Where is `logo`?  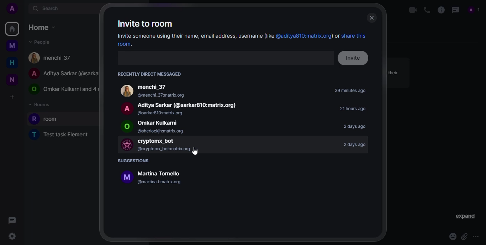
logo is located at coordinates (126, 91).